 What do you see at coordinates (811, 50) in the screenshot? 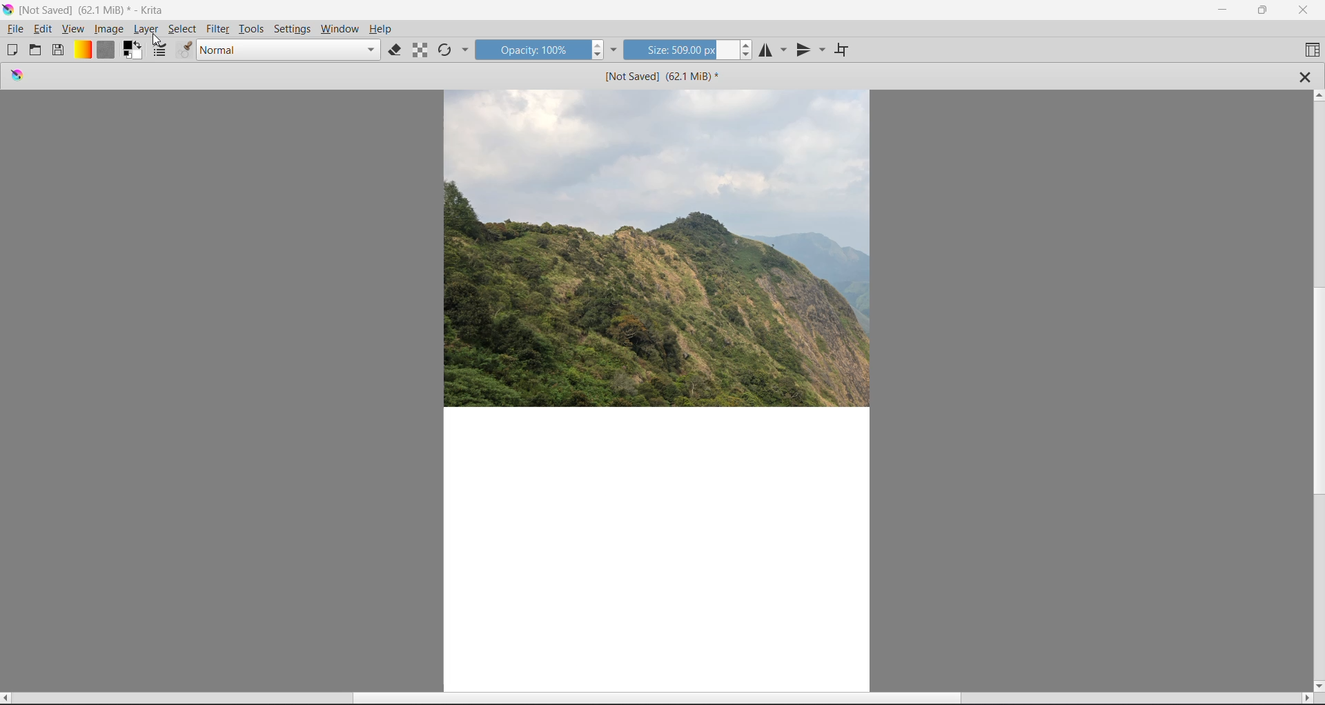
I see `Vertical Mirror Tool` at bounding box center [811, 50].